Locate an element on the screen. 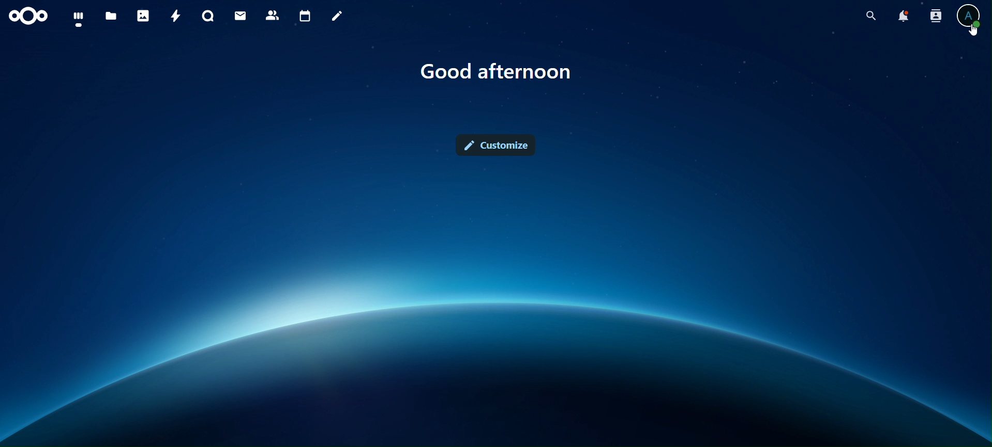 The width and height of the screenshot is (992, 447). text is located at coordinates (497, 72).